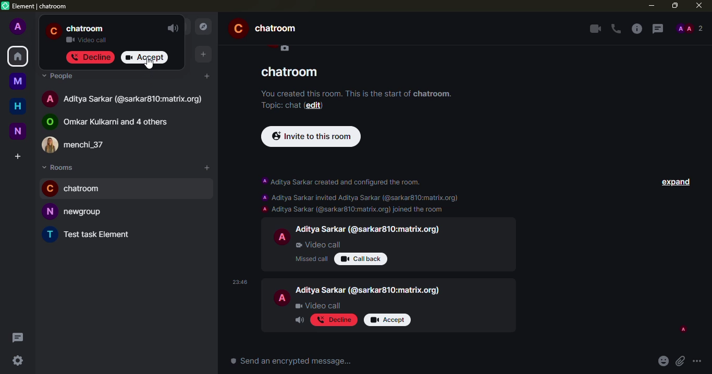  I want to click on add, so click(208, 168).